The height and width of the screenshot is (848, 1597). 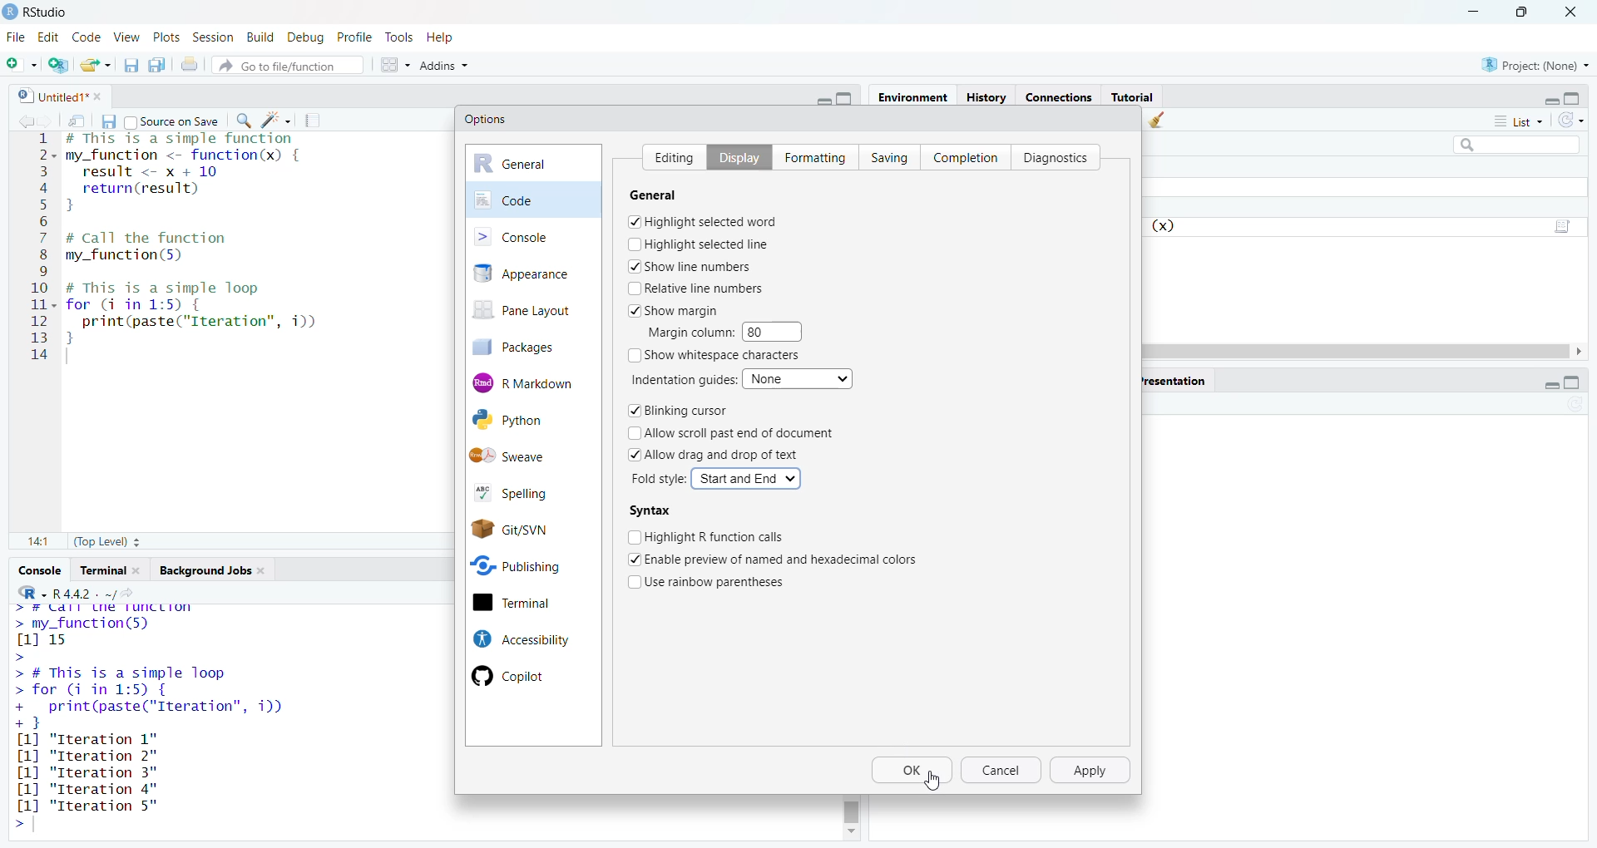 I want to click on connections, so click(x=1057, y=95).